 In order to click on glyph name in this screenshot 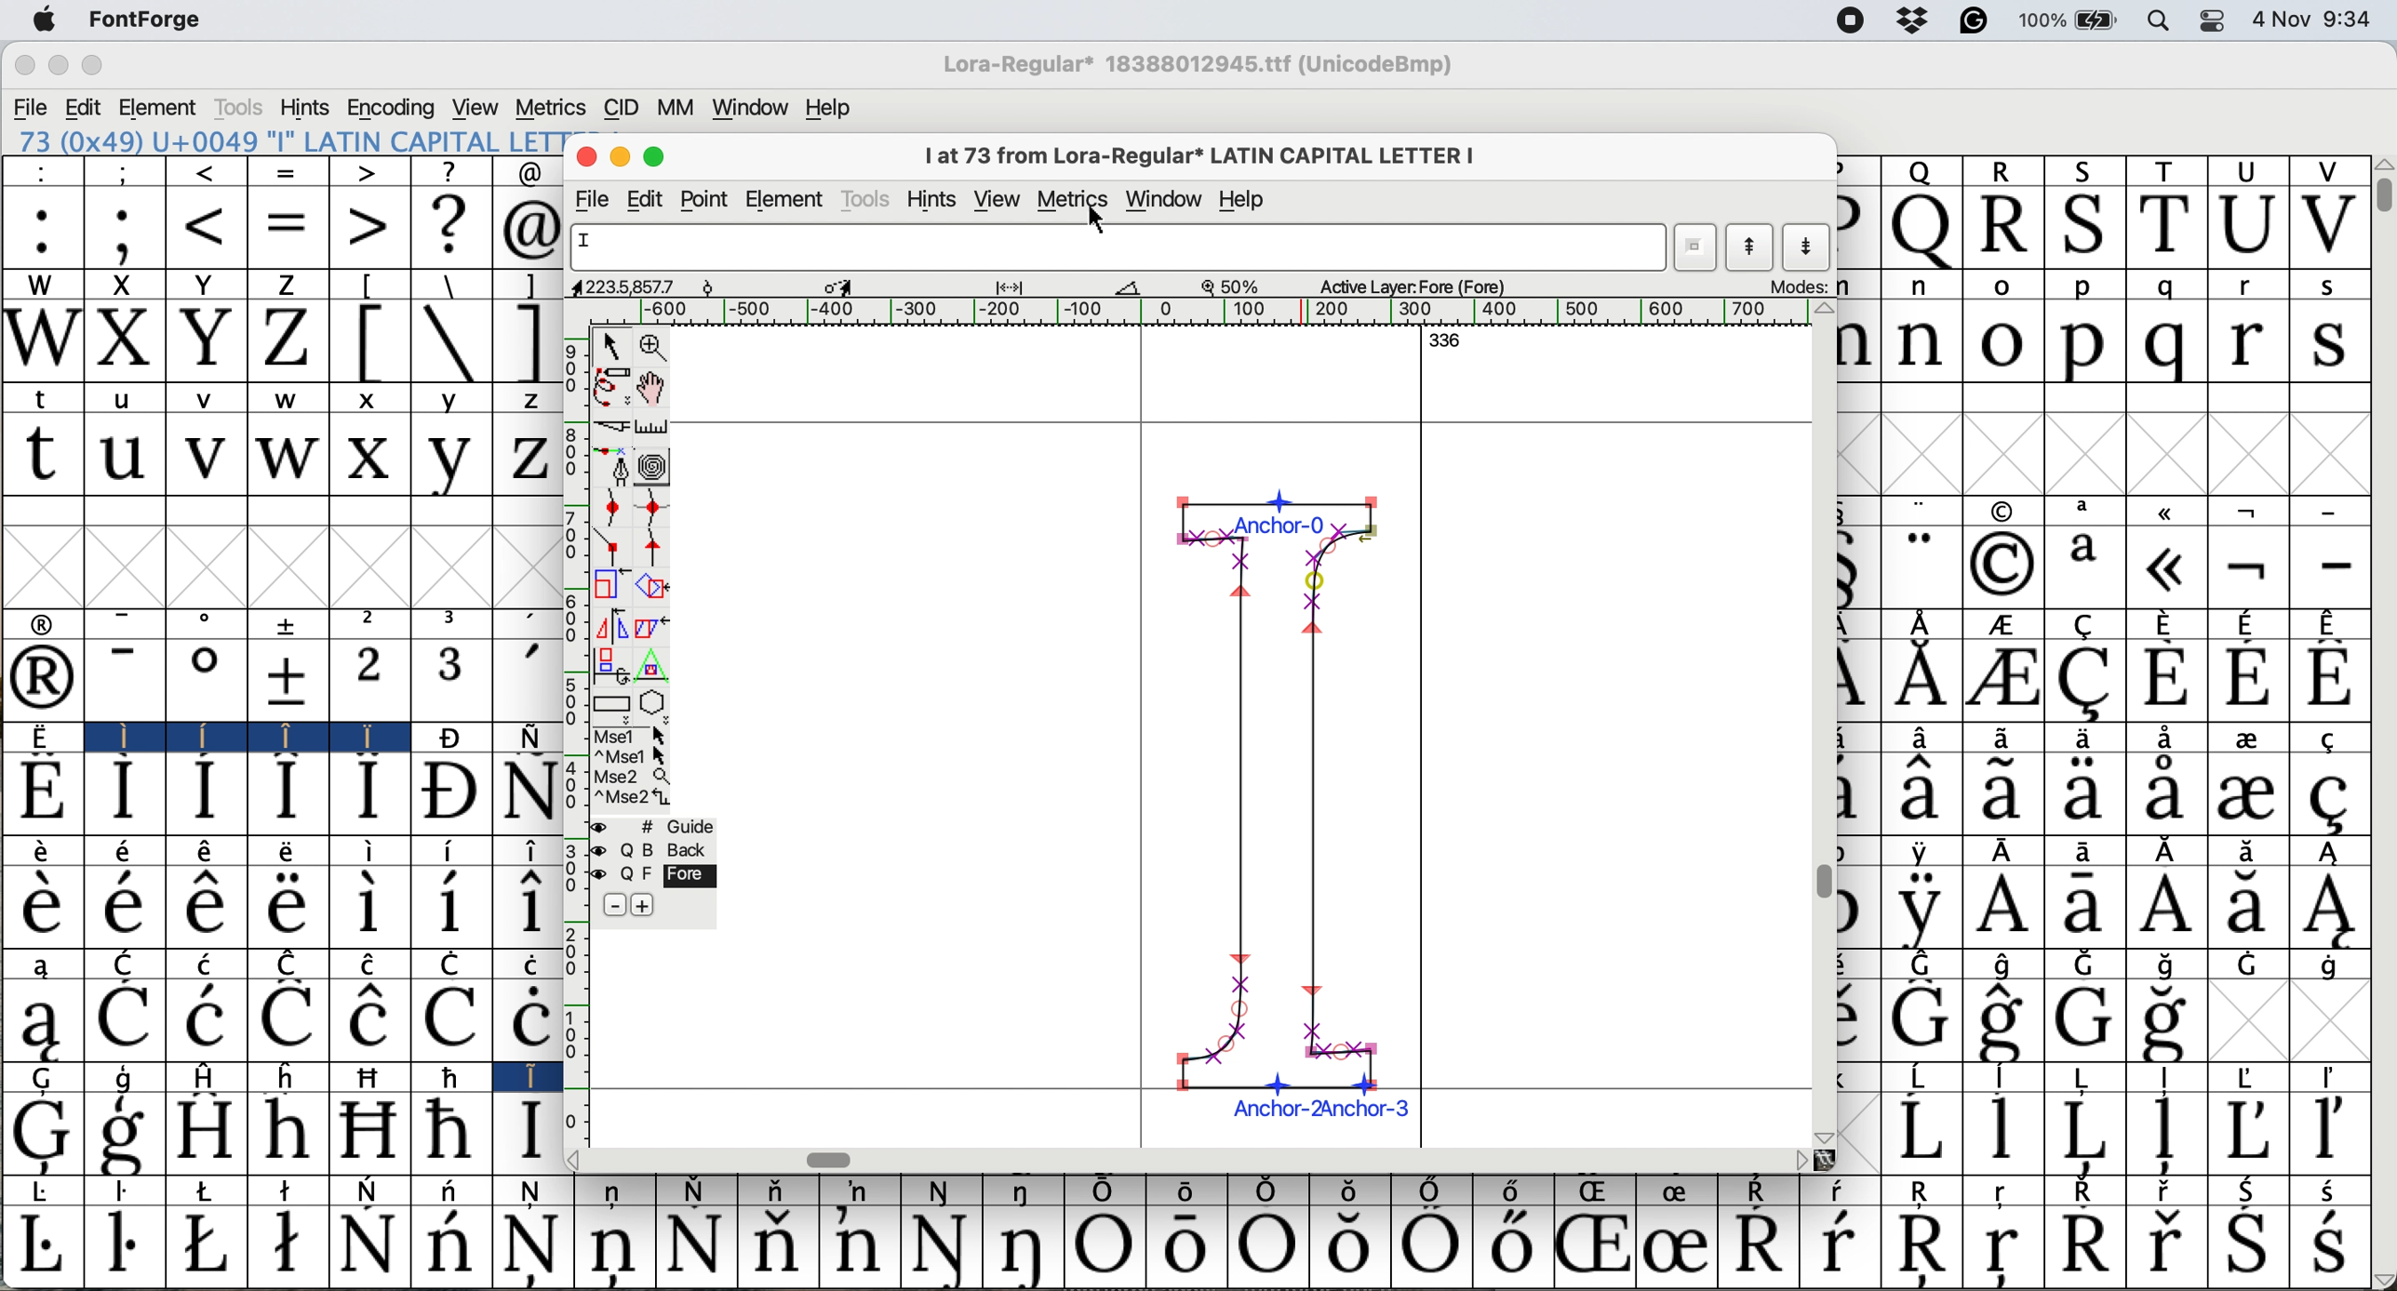, I will do `click(1116, 246)`.